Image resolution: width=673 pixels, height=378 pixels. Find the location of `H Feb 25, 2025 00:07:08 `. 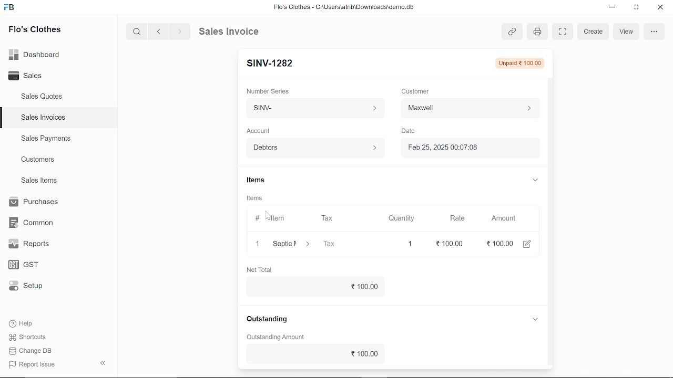

H Feb 25, 2025 00:07:08  is located at coordinates (461, 148).